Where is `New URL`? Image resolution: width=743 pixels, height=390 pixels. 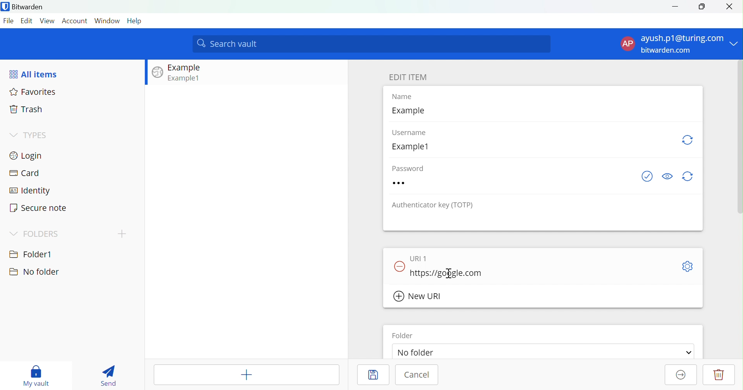 New URL is located at coordinates (418, 296).